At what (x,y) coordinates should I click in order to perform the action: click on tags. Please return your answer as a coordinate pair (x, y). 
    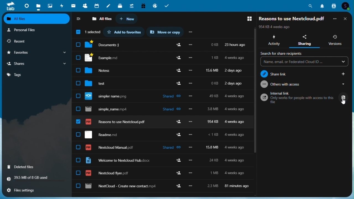
    Looking at the image, I should click on (37, 74).